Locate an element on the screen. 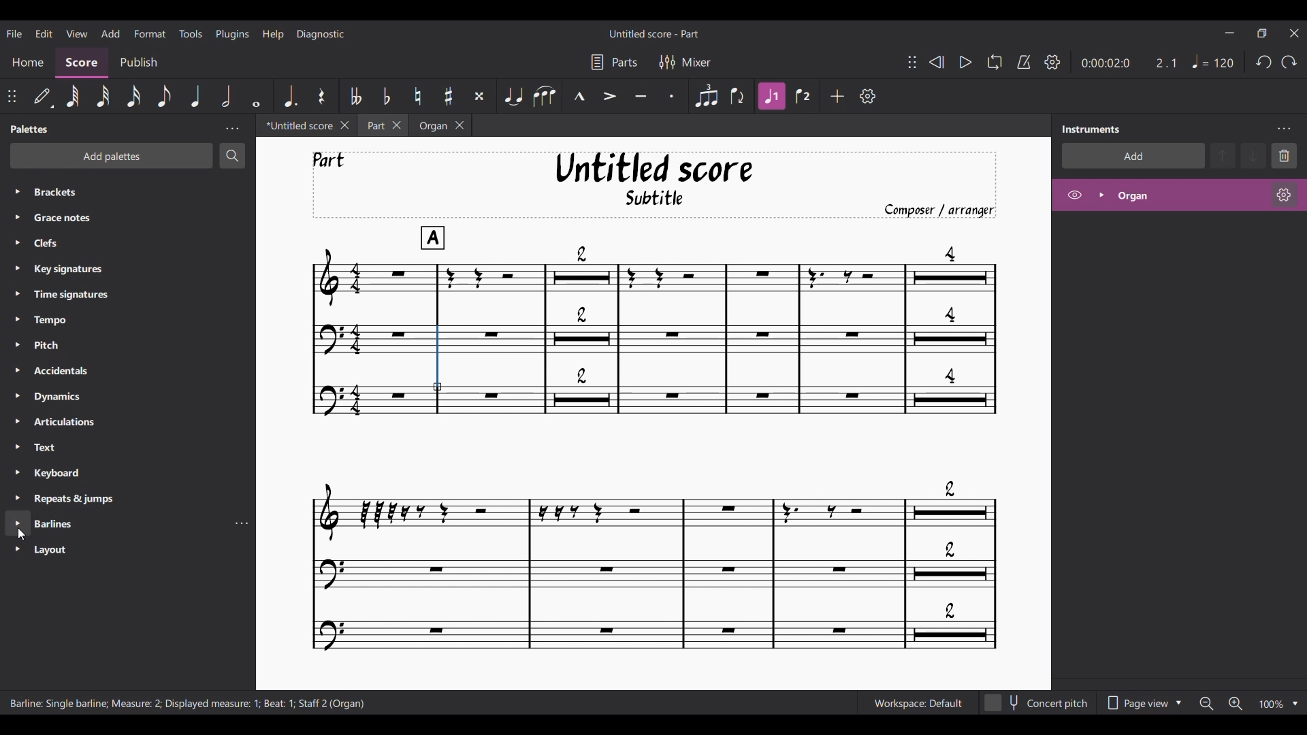 This screenshot has height=735, width=1307. Zoom out is located at coordinates (1206, 704).